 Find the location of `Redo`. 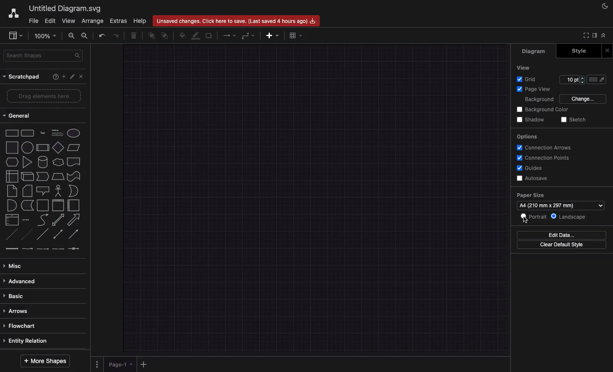

Redo is located at coordinates (117, 35).